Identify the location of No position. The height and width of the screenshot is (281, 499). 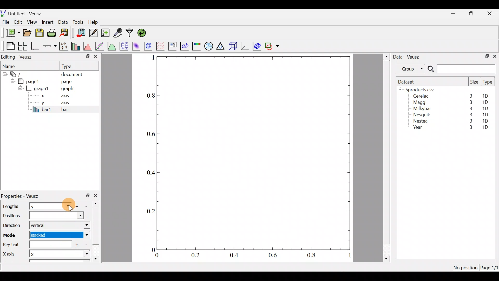
(466, 268).